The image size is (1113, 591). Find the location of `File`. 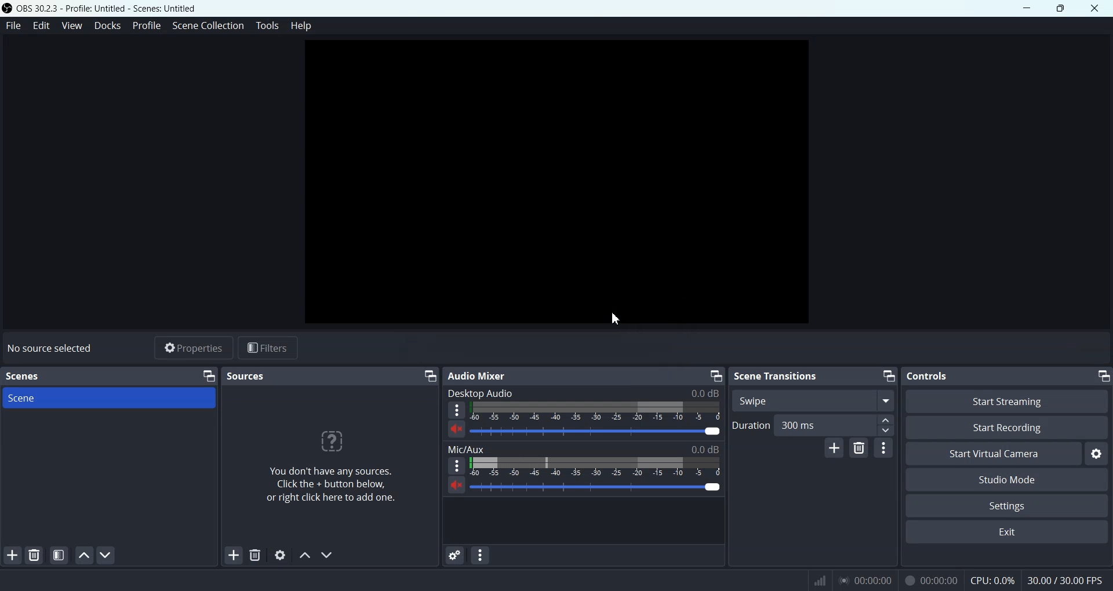

File is located at coordinates (13, 25).